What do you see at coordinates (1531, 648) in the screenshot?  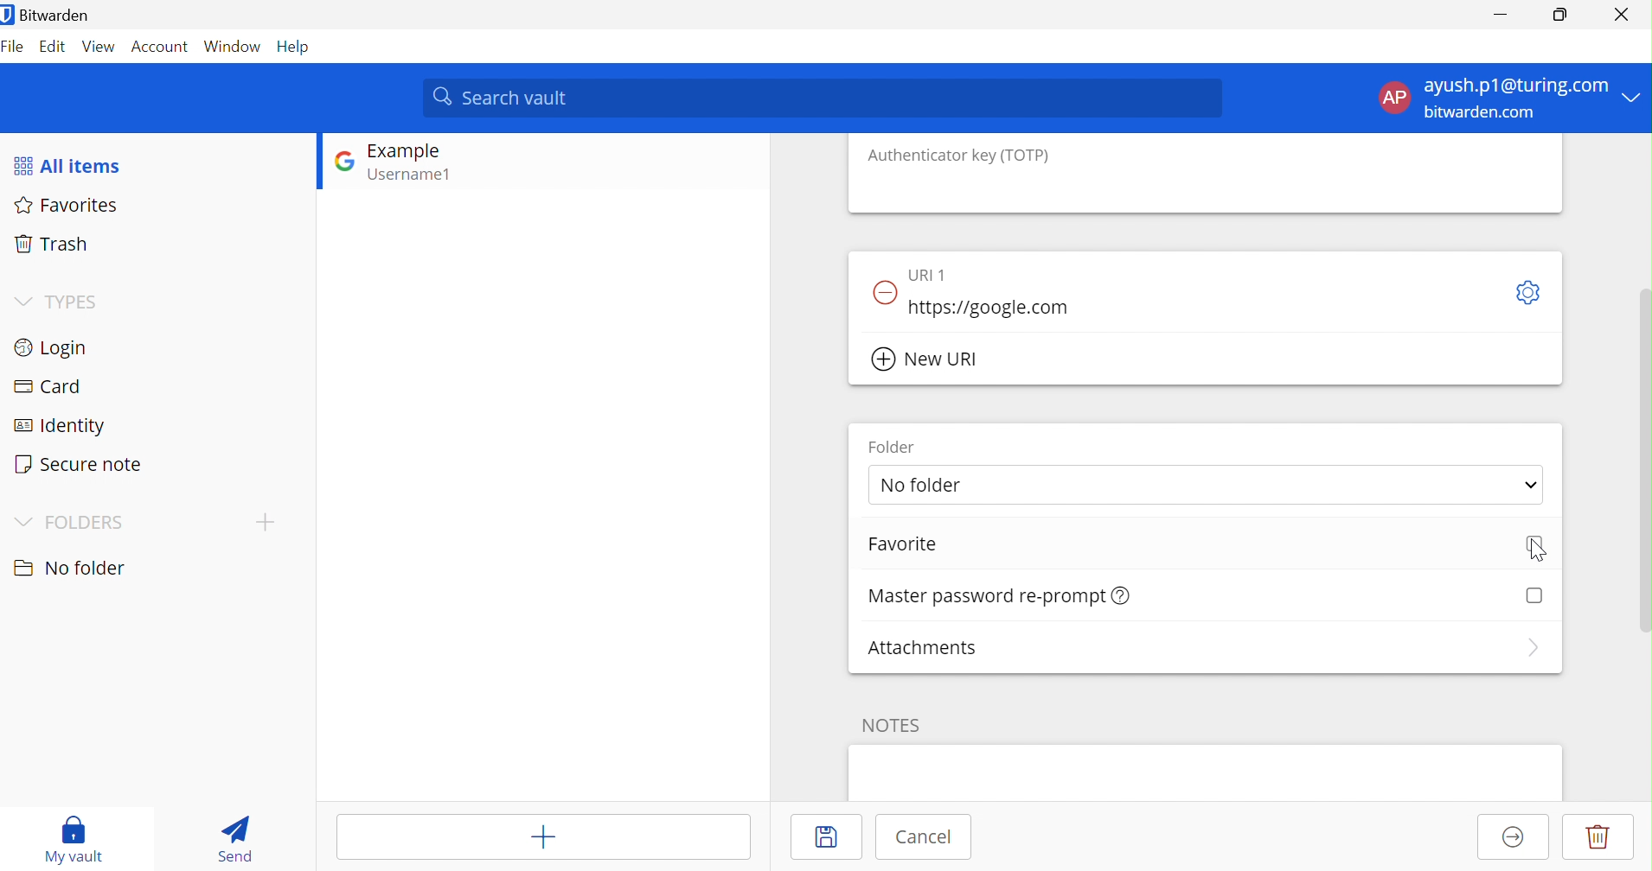 I see `More` at bounding box center [1531, 648].